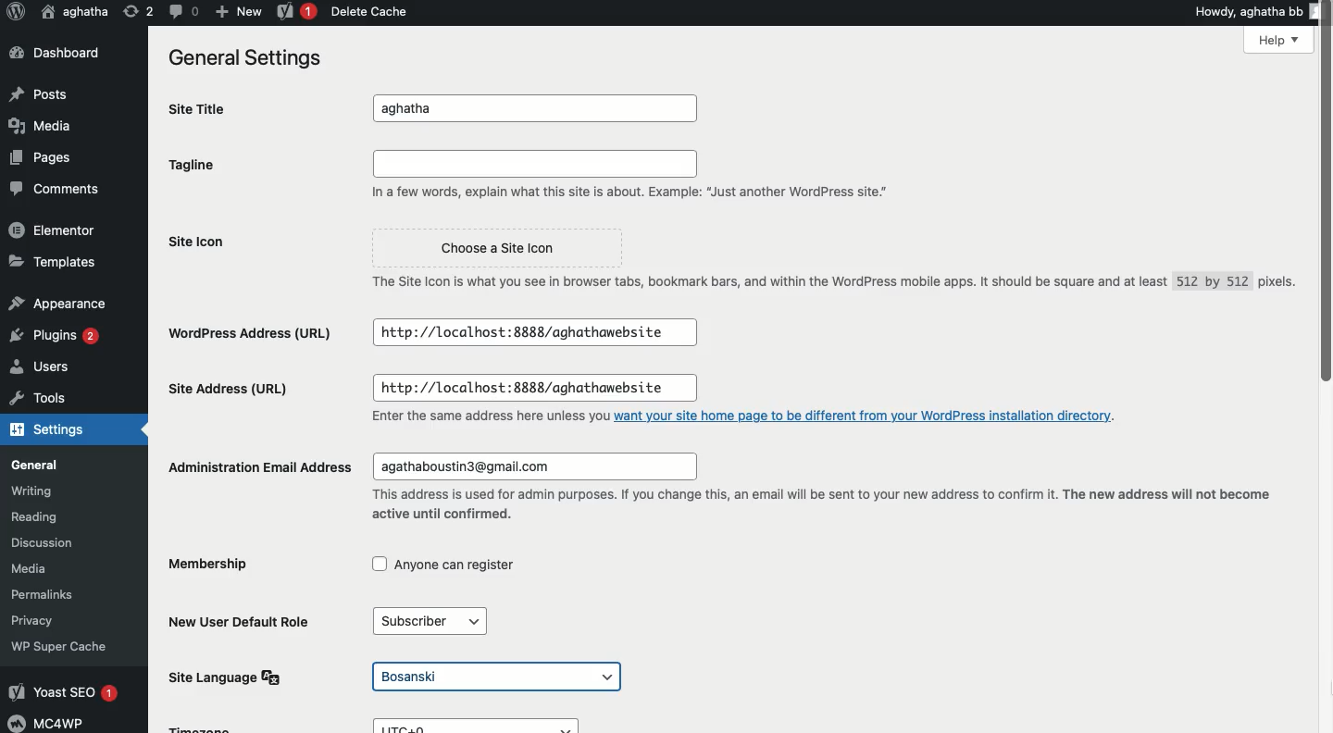 The width and height of the screenshot is (1333, 733). Describe the element at coordinates (56, 301) in the screenshot. I see `Appearance` at that location.